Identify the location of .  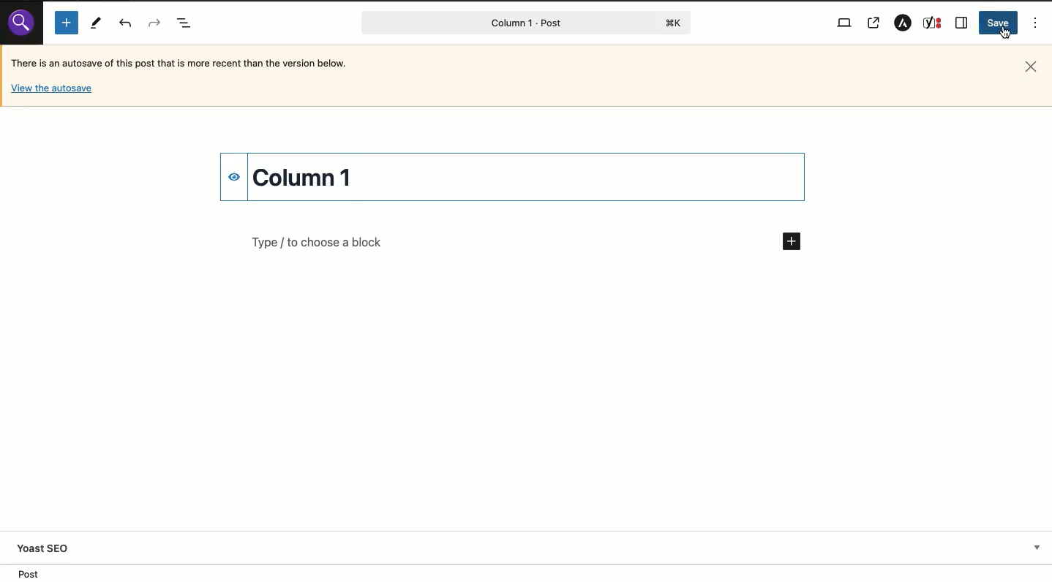
(96, 23).